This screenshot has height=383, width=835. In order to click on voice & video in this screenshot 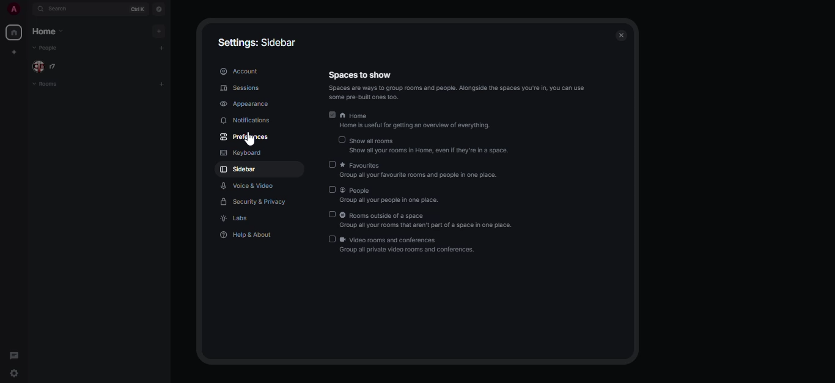, I will do `click(248, 186)`.